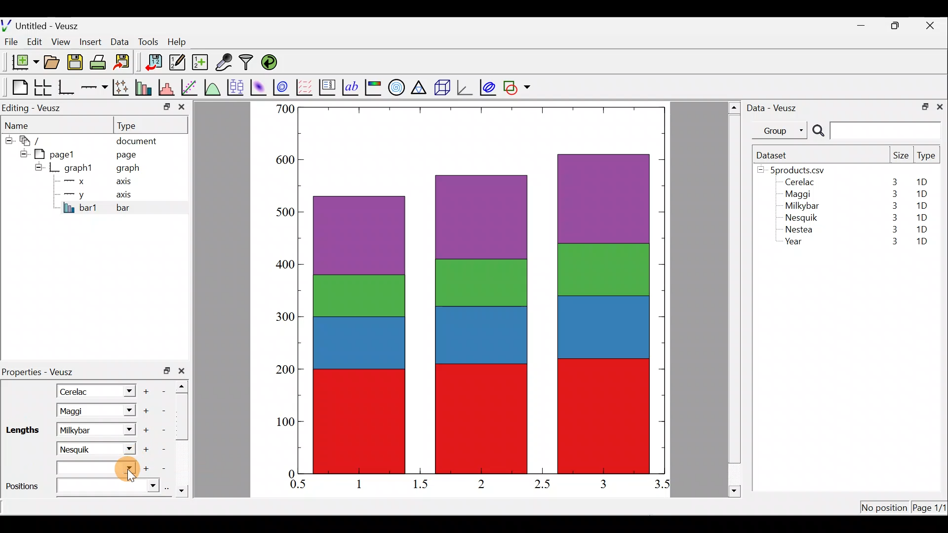  I want to click on Help, so click(183, 42).